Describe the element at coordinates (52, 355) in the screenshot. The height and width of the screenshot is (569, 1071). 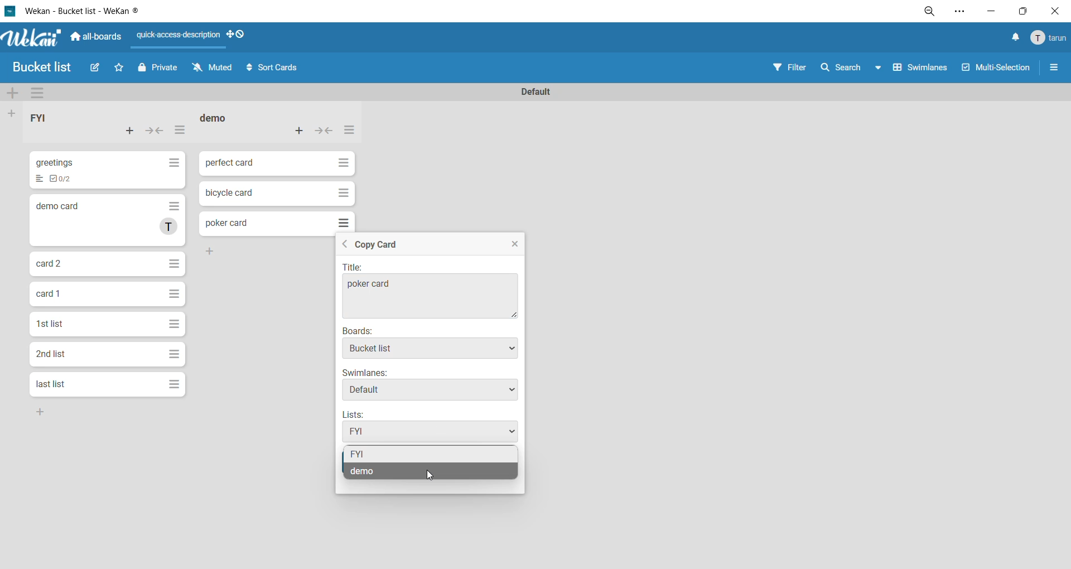
I see `2nd list` at that location.